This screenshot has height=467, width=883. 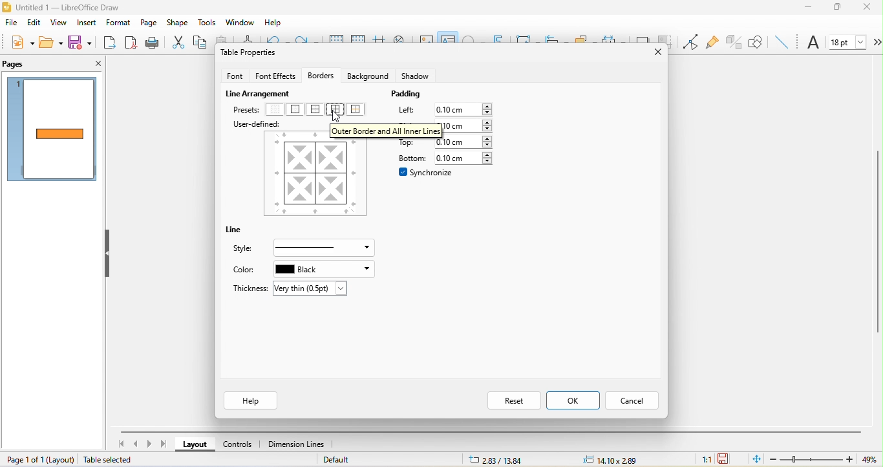 I want to click on first page, so click(x=121, y=444).